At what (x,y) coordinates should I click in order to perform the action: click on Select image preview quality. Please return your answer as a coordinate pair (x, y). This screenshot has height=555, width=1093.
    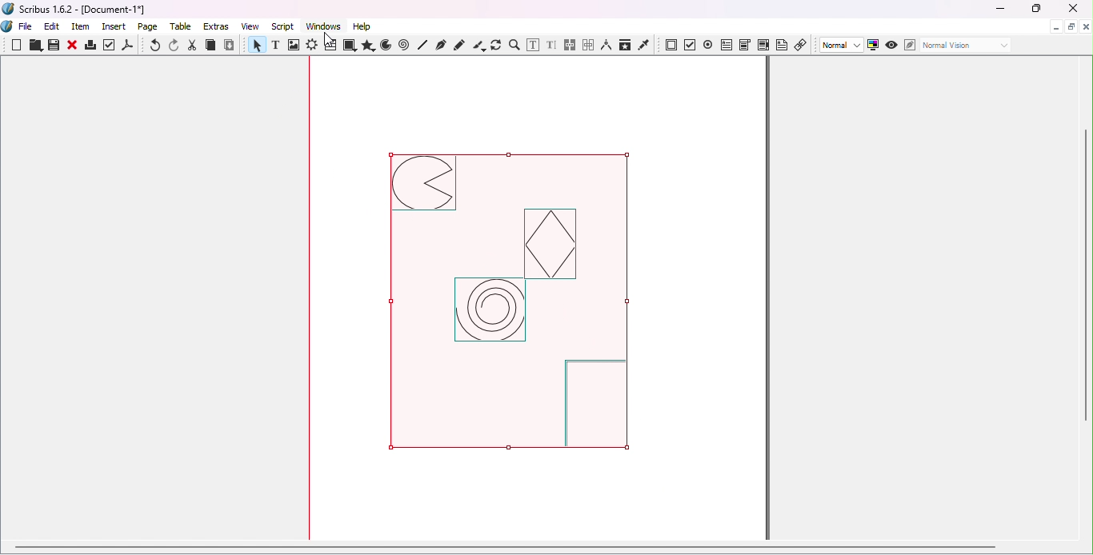
    Looking at the image, I should click on (843, 46).